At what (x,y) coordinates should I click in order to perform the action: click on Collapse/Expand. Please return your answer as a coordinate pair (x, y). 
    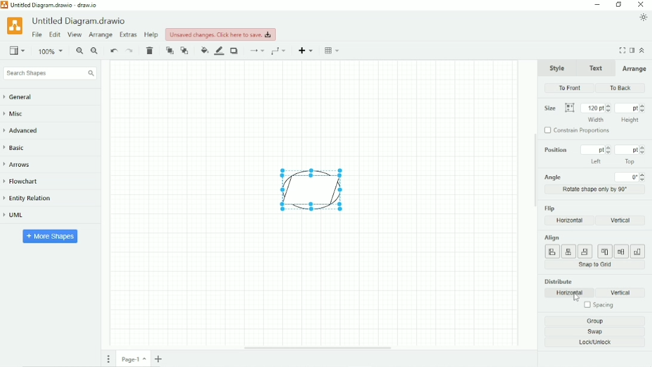
    Looking at the image, I should click on (642, 50).